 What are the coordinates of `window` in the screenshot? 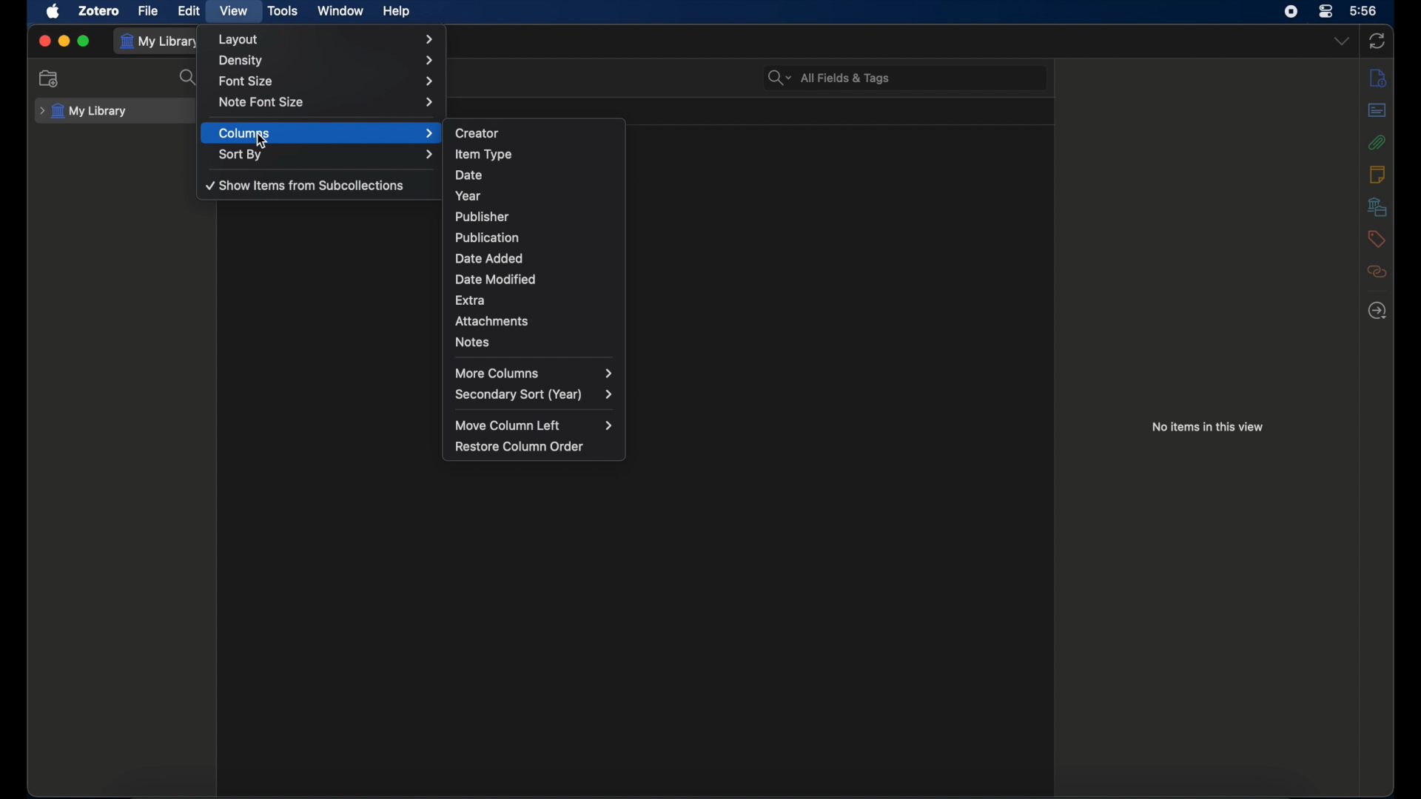 It's located at (340, 11).